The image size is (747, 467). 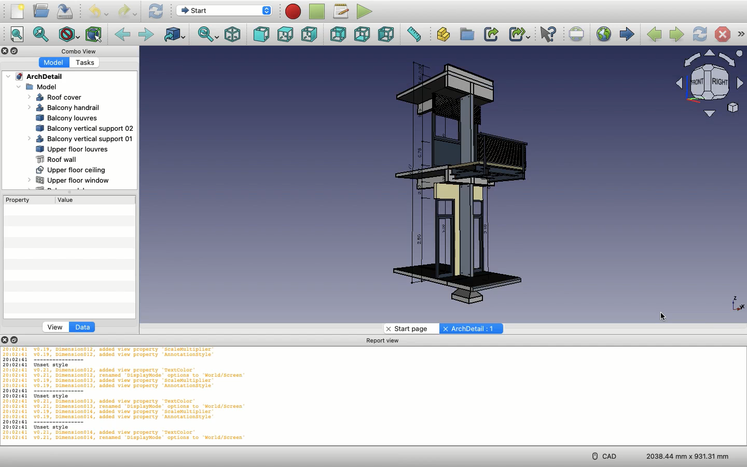 What do you see at coordinates (740, 34) in the screenshot?
I see `Navigation` at bounding box center [740, 34].